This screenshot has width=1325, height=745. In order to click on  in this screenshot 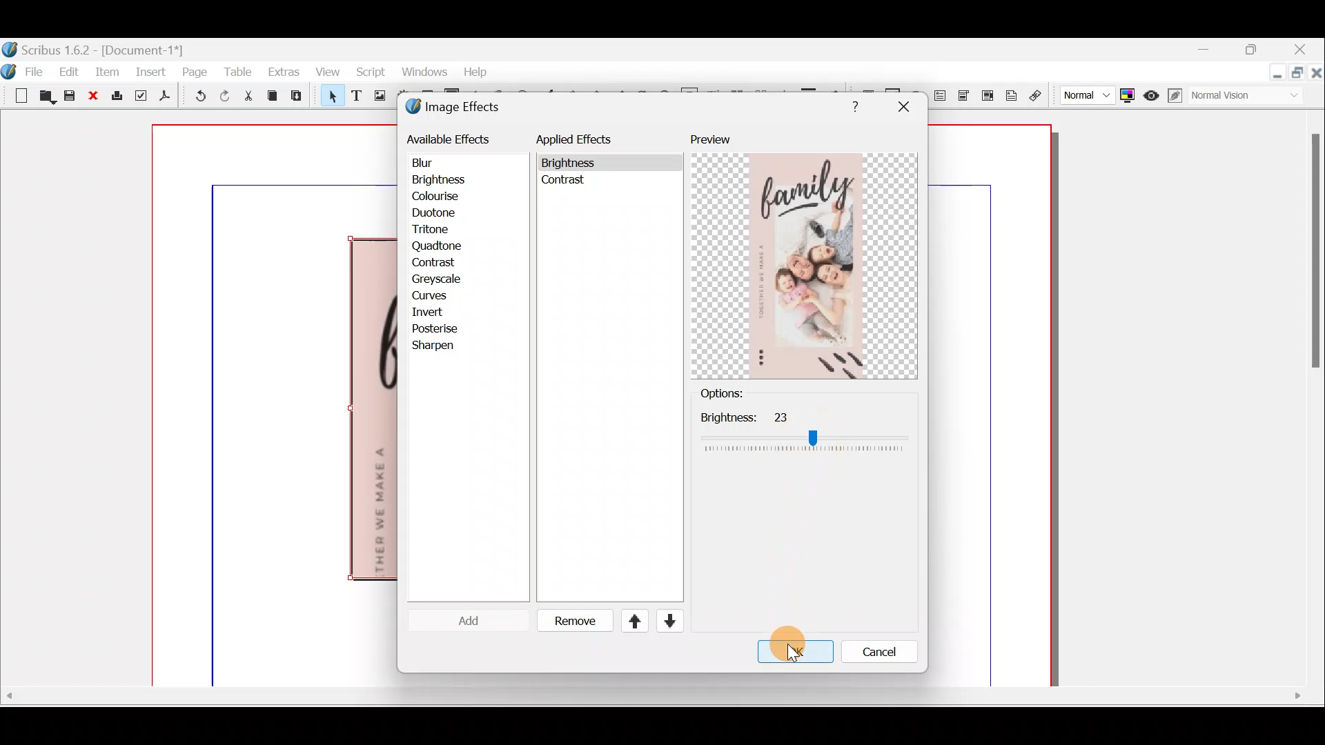, I will do `click(903, 107)`.